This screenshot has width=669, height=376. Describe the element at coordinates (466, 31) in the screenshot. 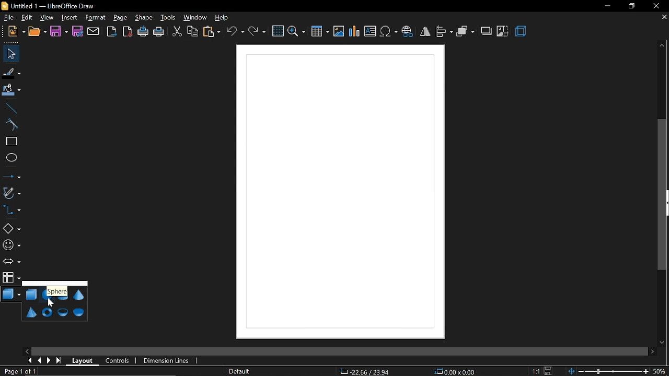

I see `arrange` at that location.